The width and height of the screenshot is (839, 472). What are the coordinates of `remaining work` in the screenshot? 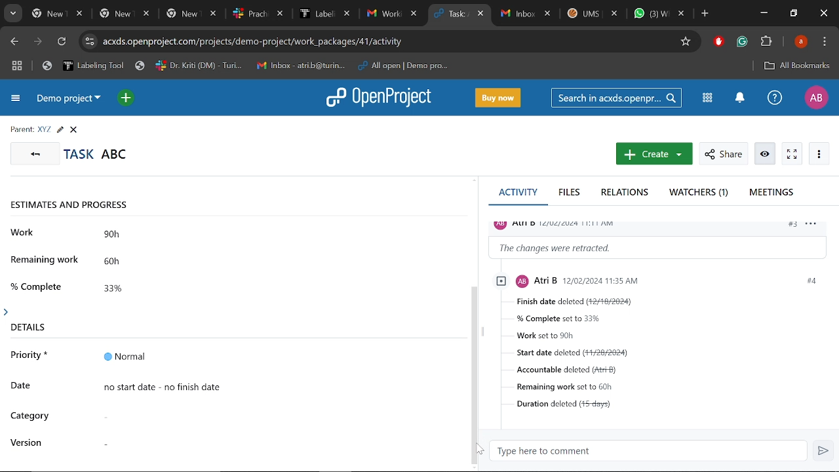 It's located at (47, 262).